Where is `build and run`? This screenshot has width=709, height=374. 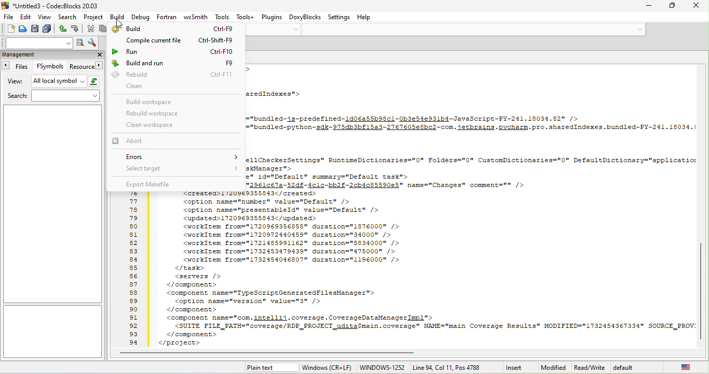
build and run is located at coordinates (172, 63).